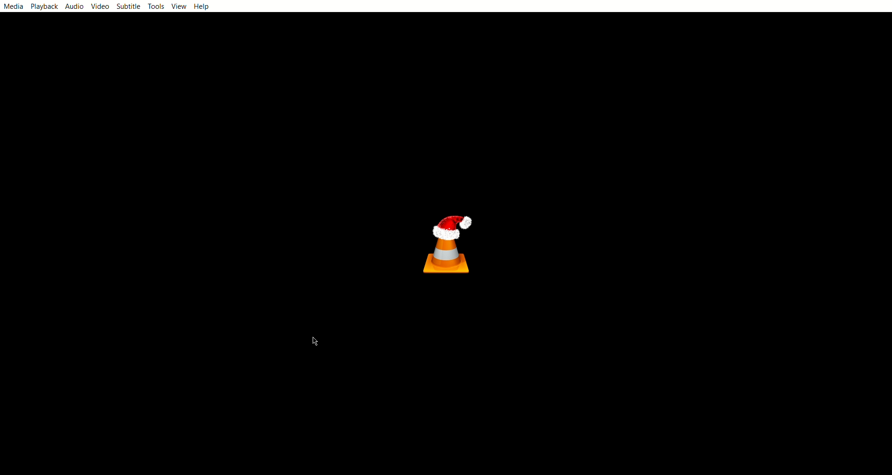 This screenshot has height=475, width=892. What do you see at coordinates (156, 6) in the screenshot?
I see `tools` at bounding box center [156, 6].